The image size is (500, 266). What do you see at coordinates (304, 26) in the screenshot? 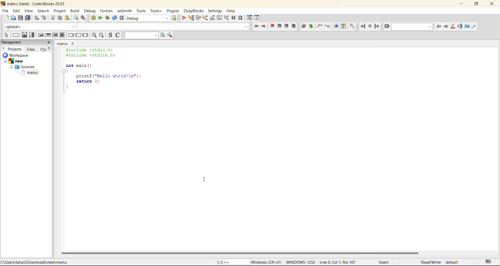
I see `Run doxywizard` at bounding box center [304, 26].